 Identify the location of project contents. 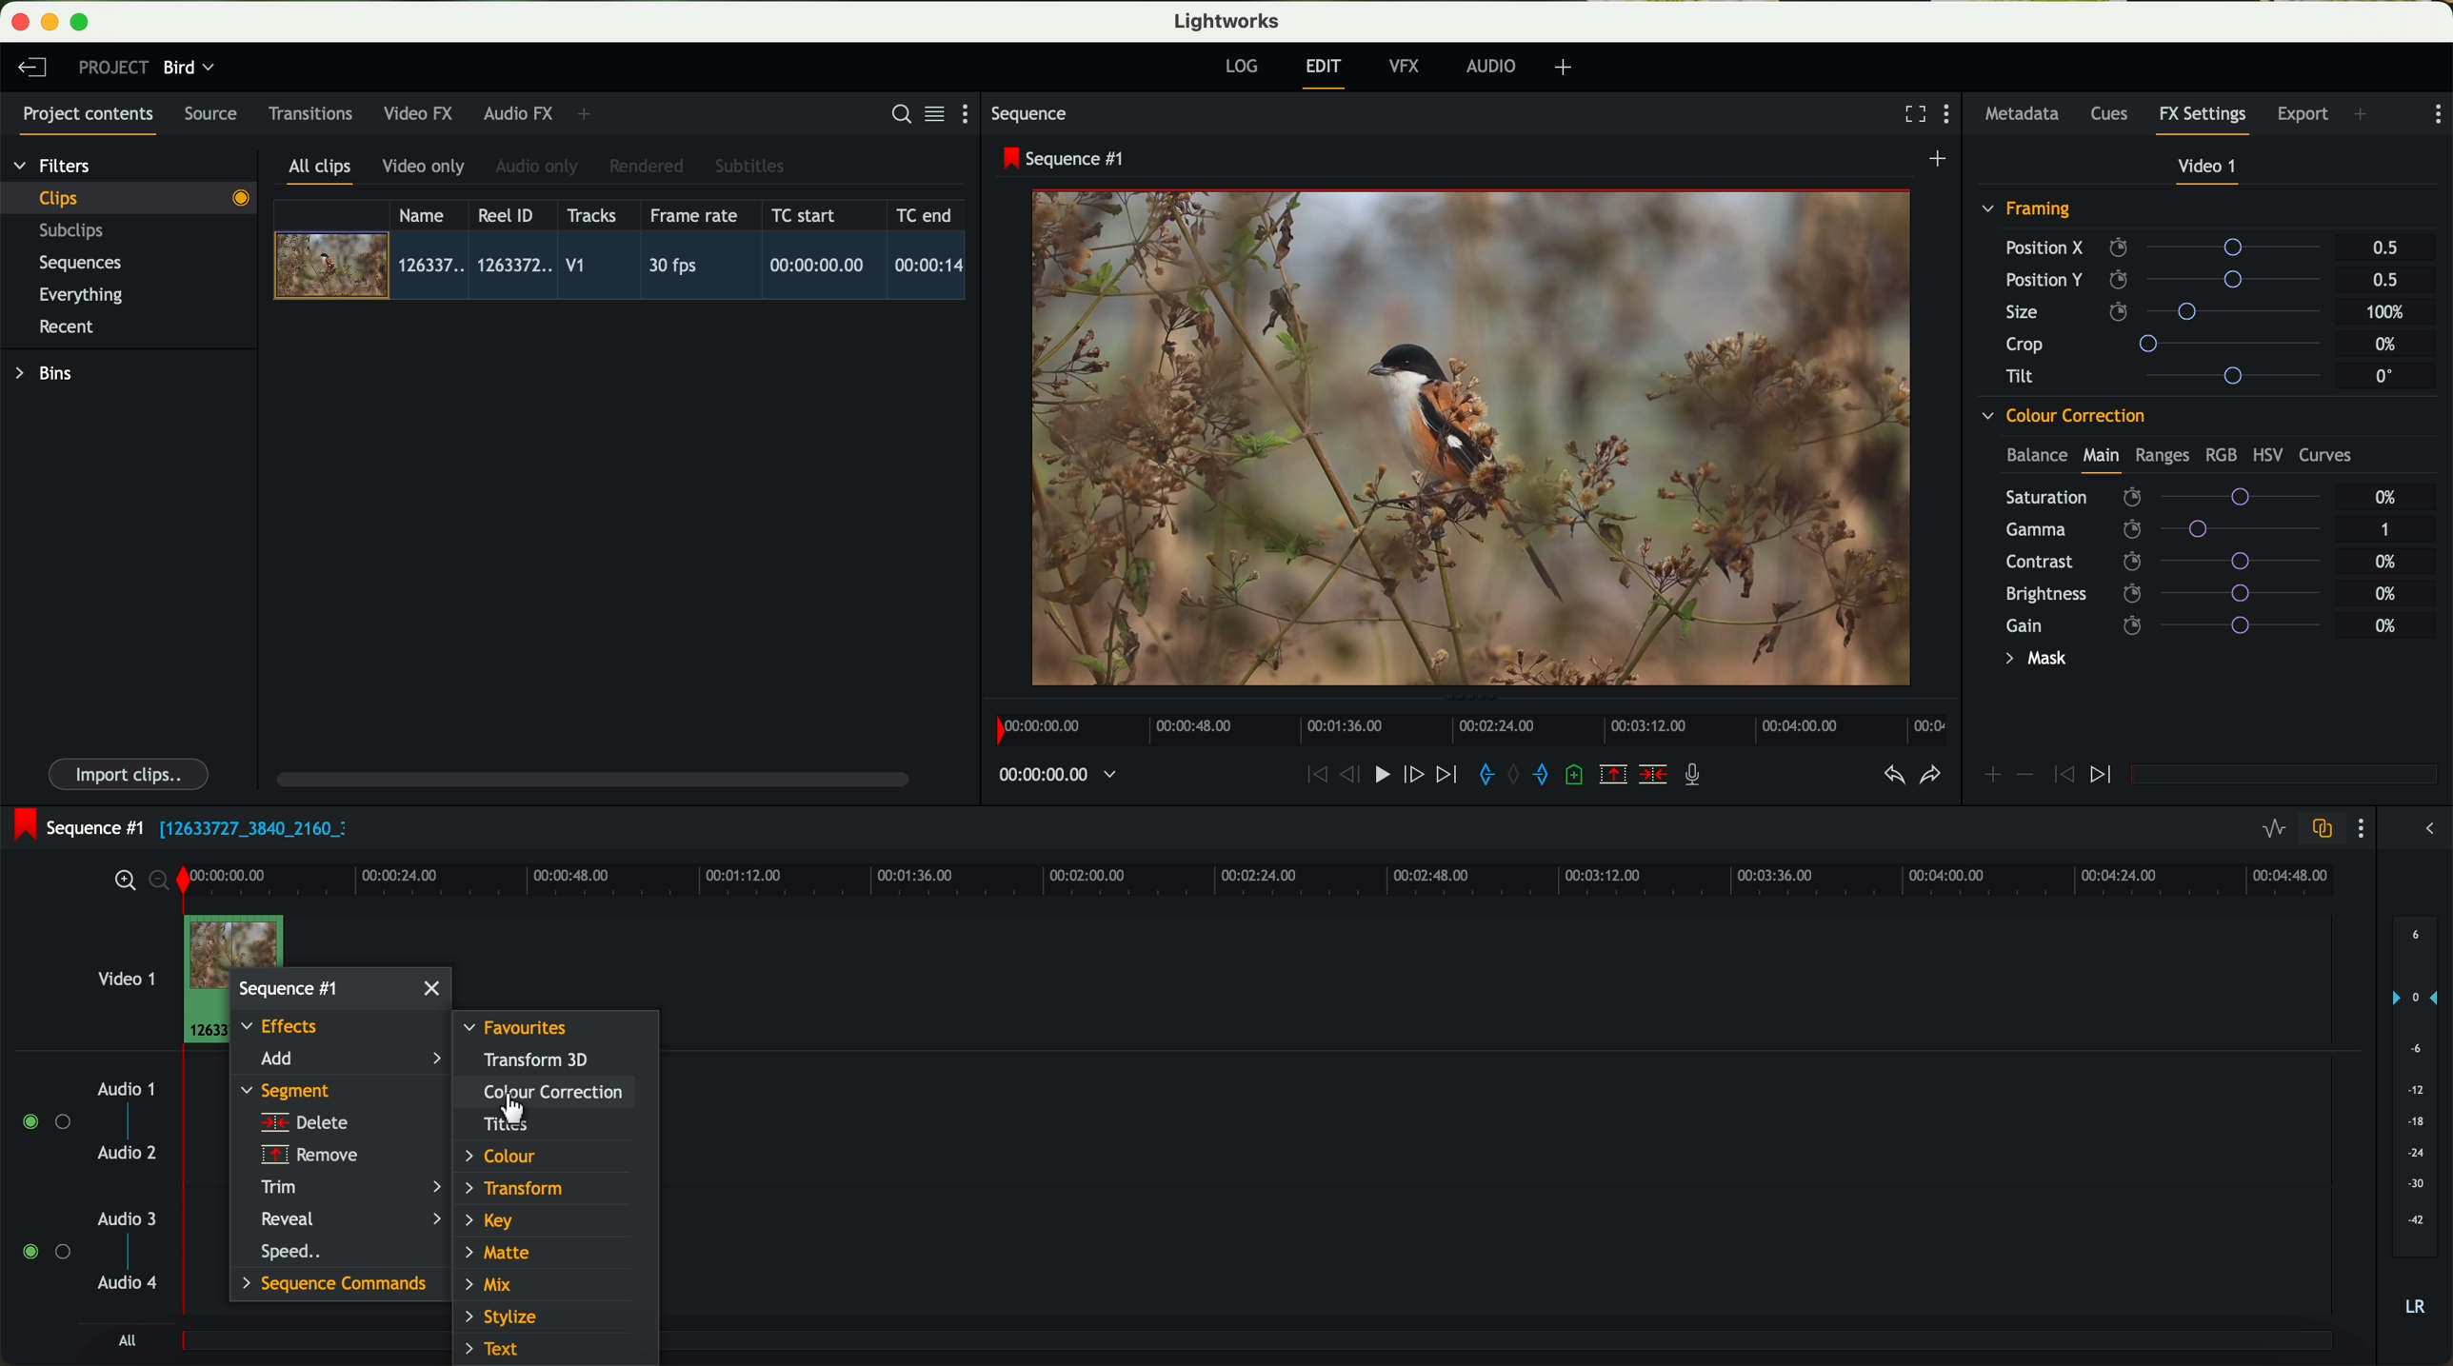
(89, 120).